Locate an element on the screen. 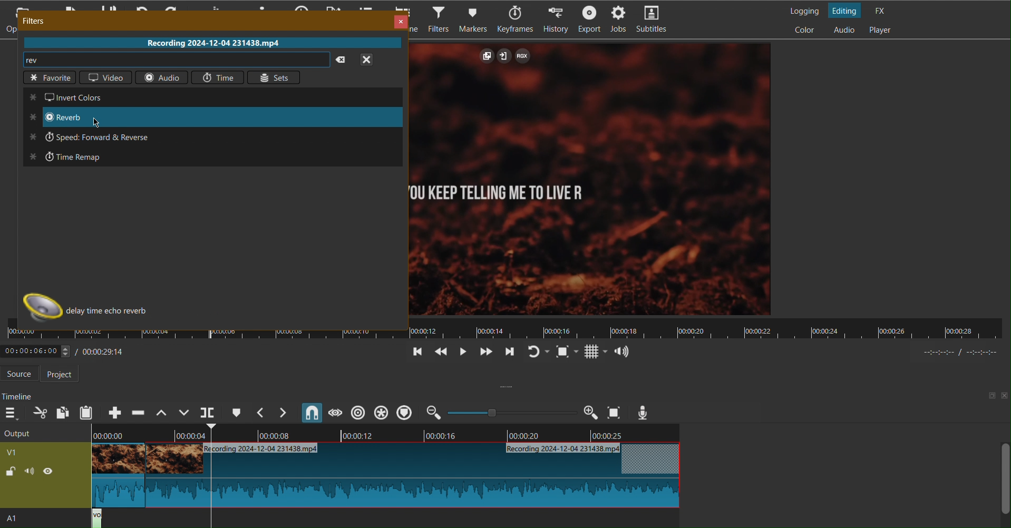 The image size is (1011, 528). close is located at coordinates (1005, 396).